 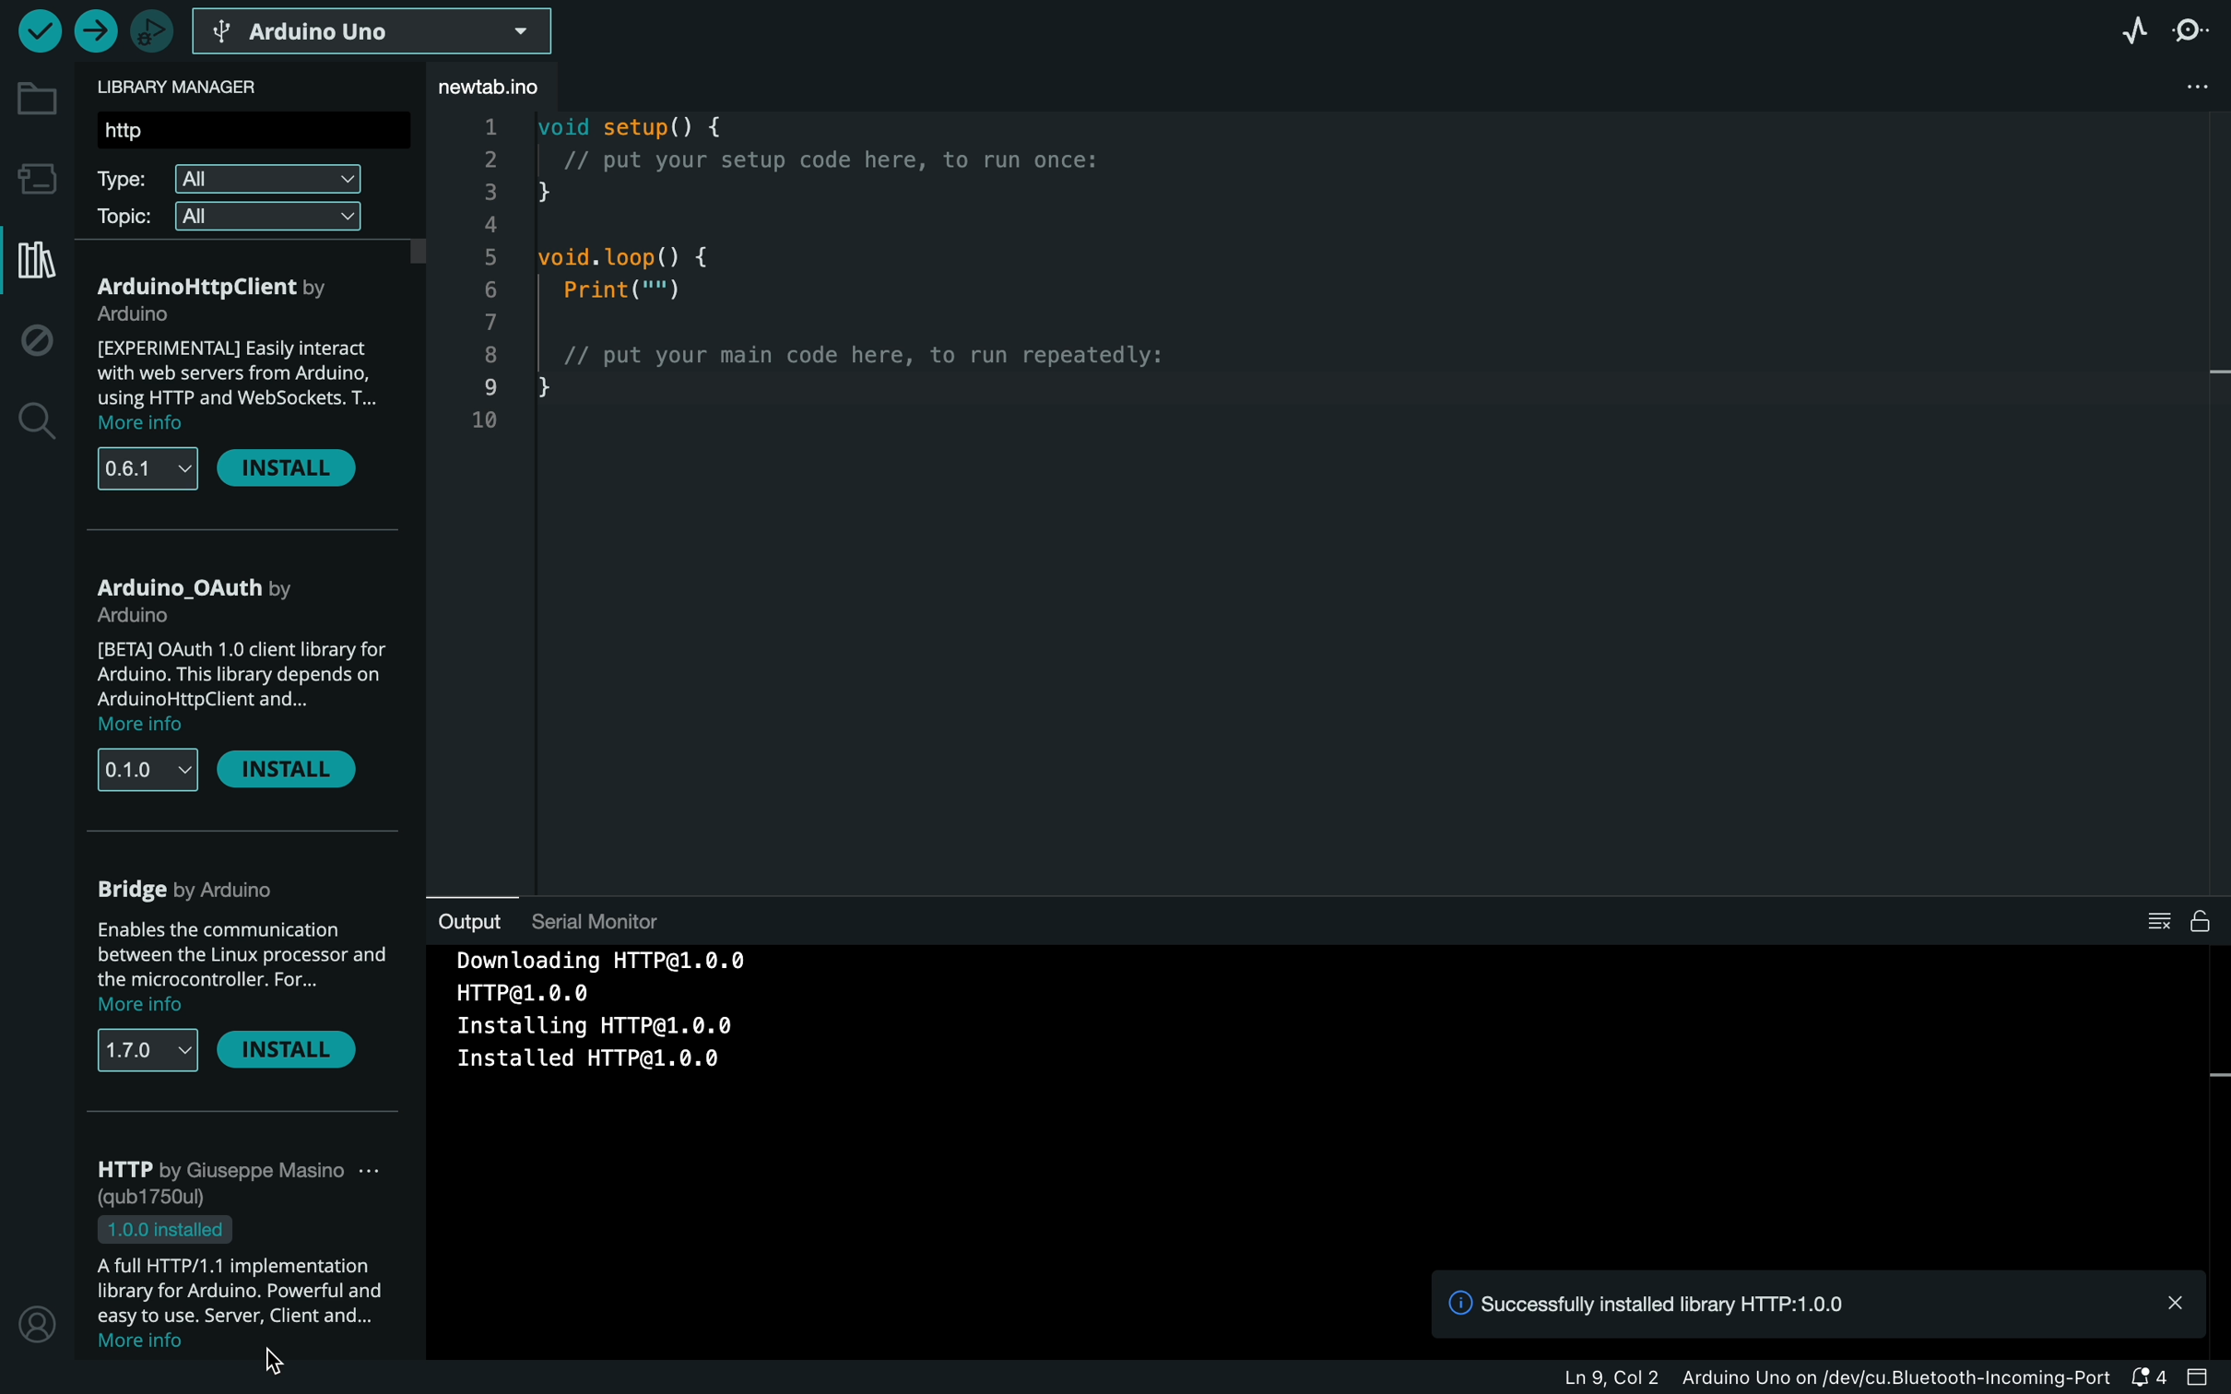 I want to click on topic filter, so click(x=228, y=220).